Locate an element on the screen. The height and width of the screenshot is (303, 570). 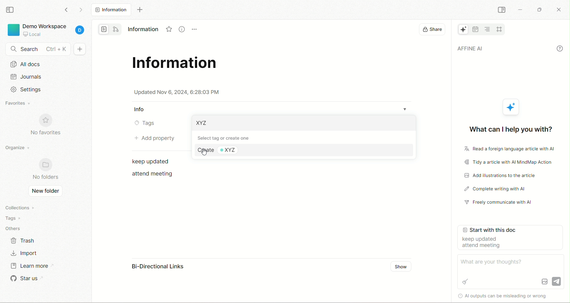
others is located at coordinates (15, 227).